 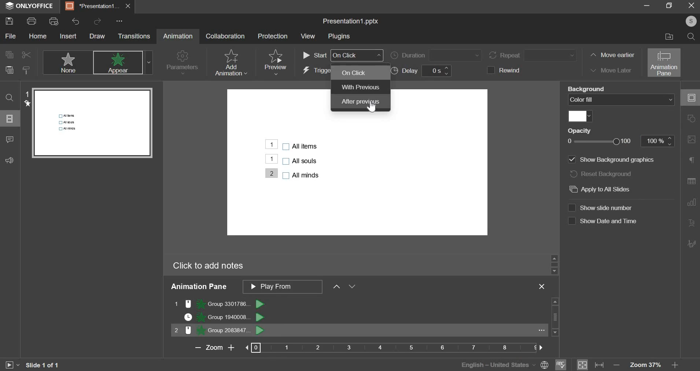 I want to click on collaboration, so click(x=225, y=35).